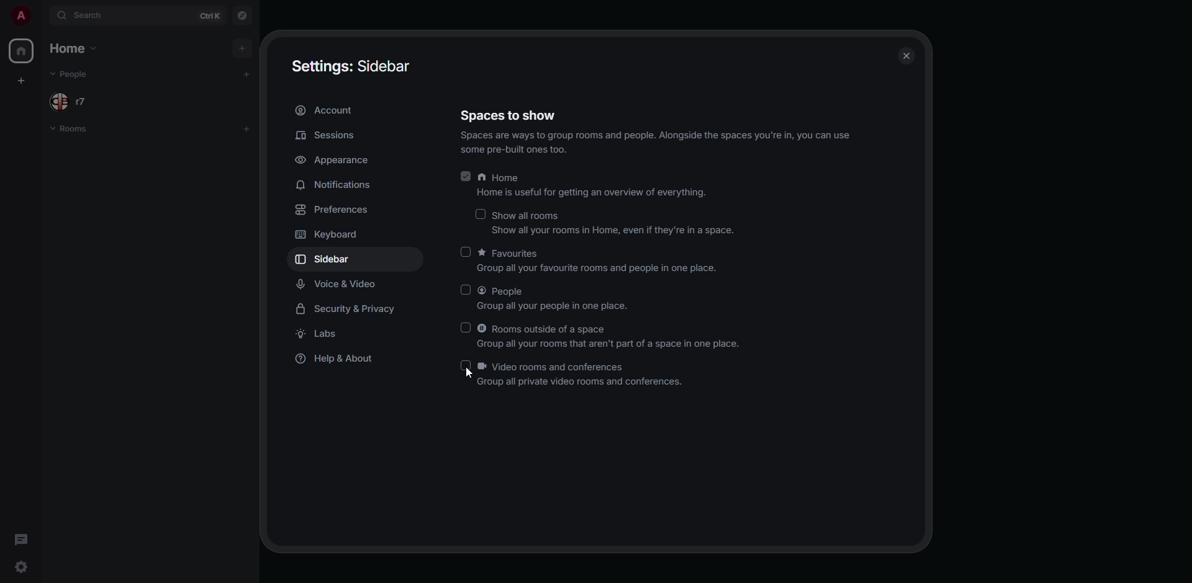  I want to click on rooms, so click(70, 130).